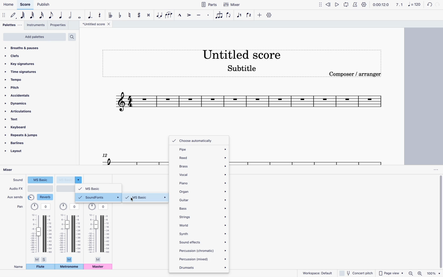  I want to click on settings, so click(364, 4).